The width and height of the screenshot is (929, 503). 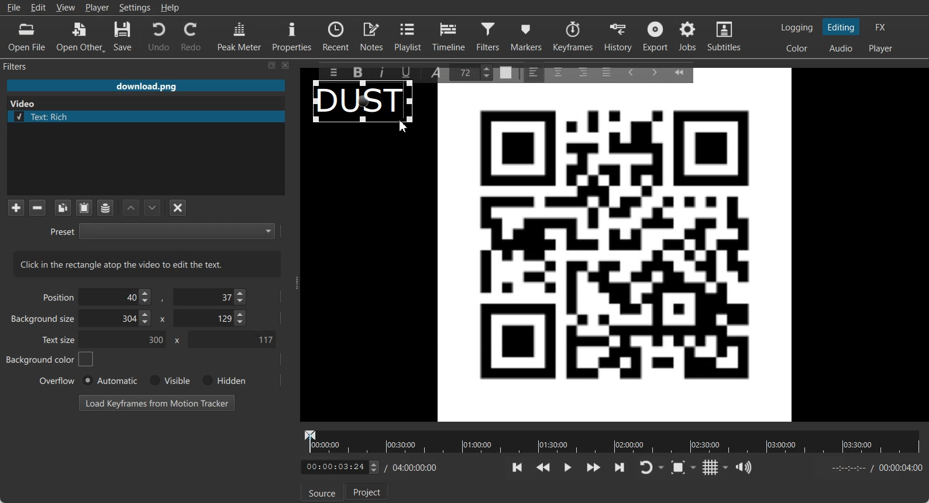 I want to click on Timing , so click(x=412, y=468).